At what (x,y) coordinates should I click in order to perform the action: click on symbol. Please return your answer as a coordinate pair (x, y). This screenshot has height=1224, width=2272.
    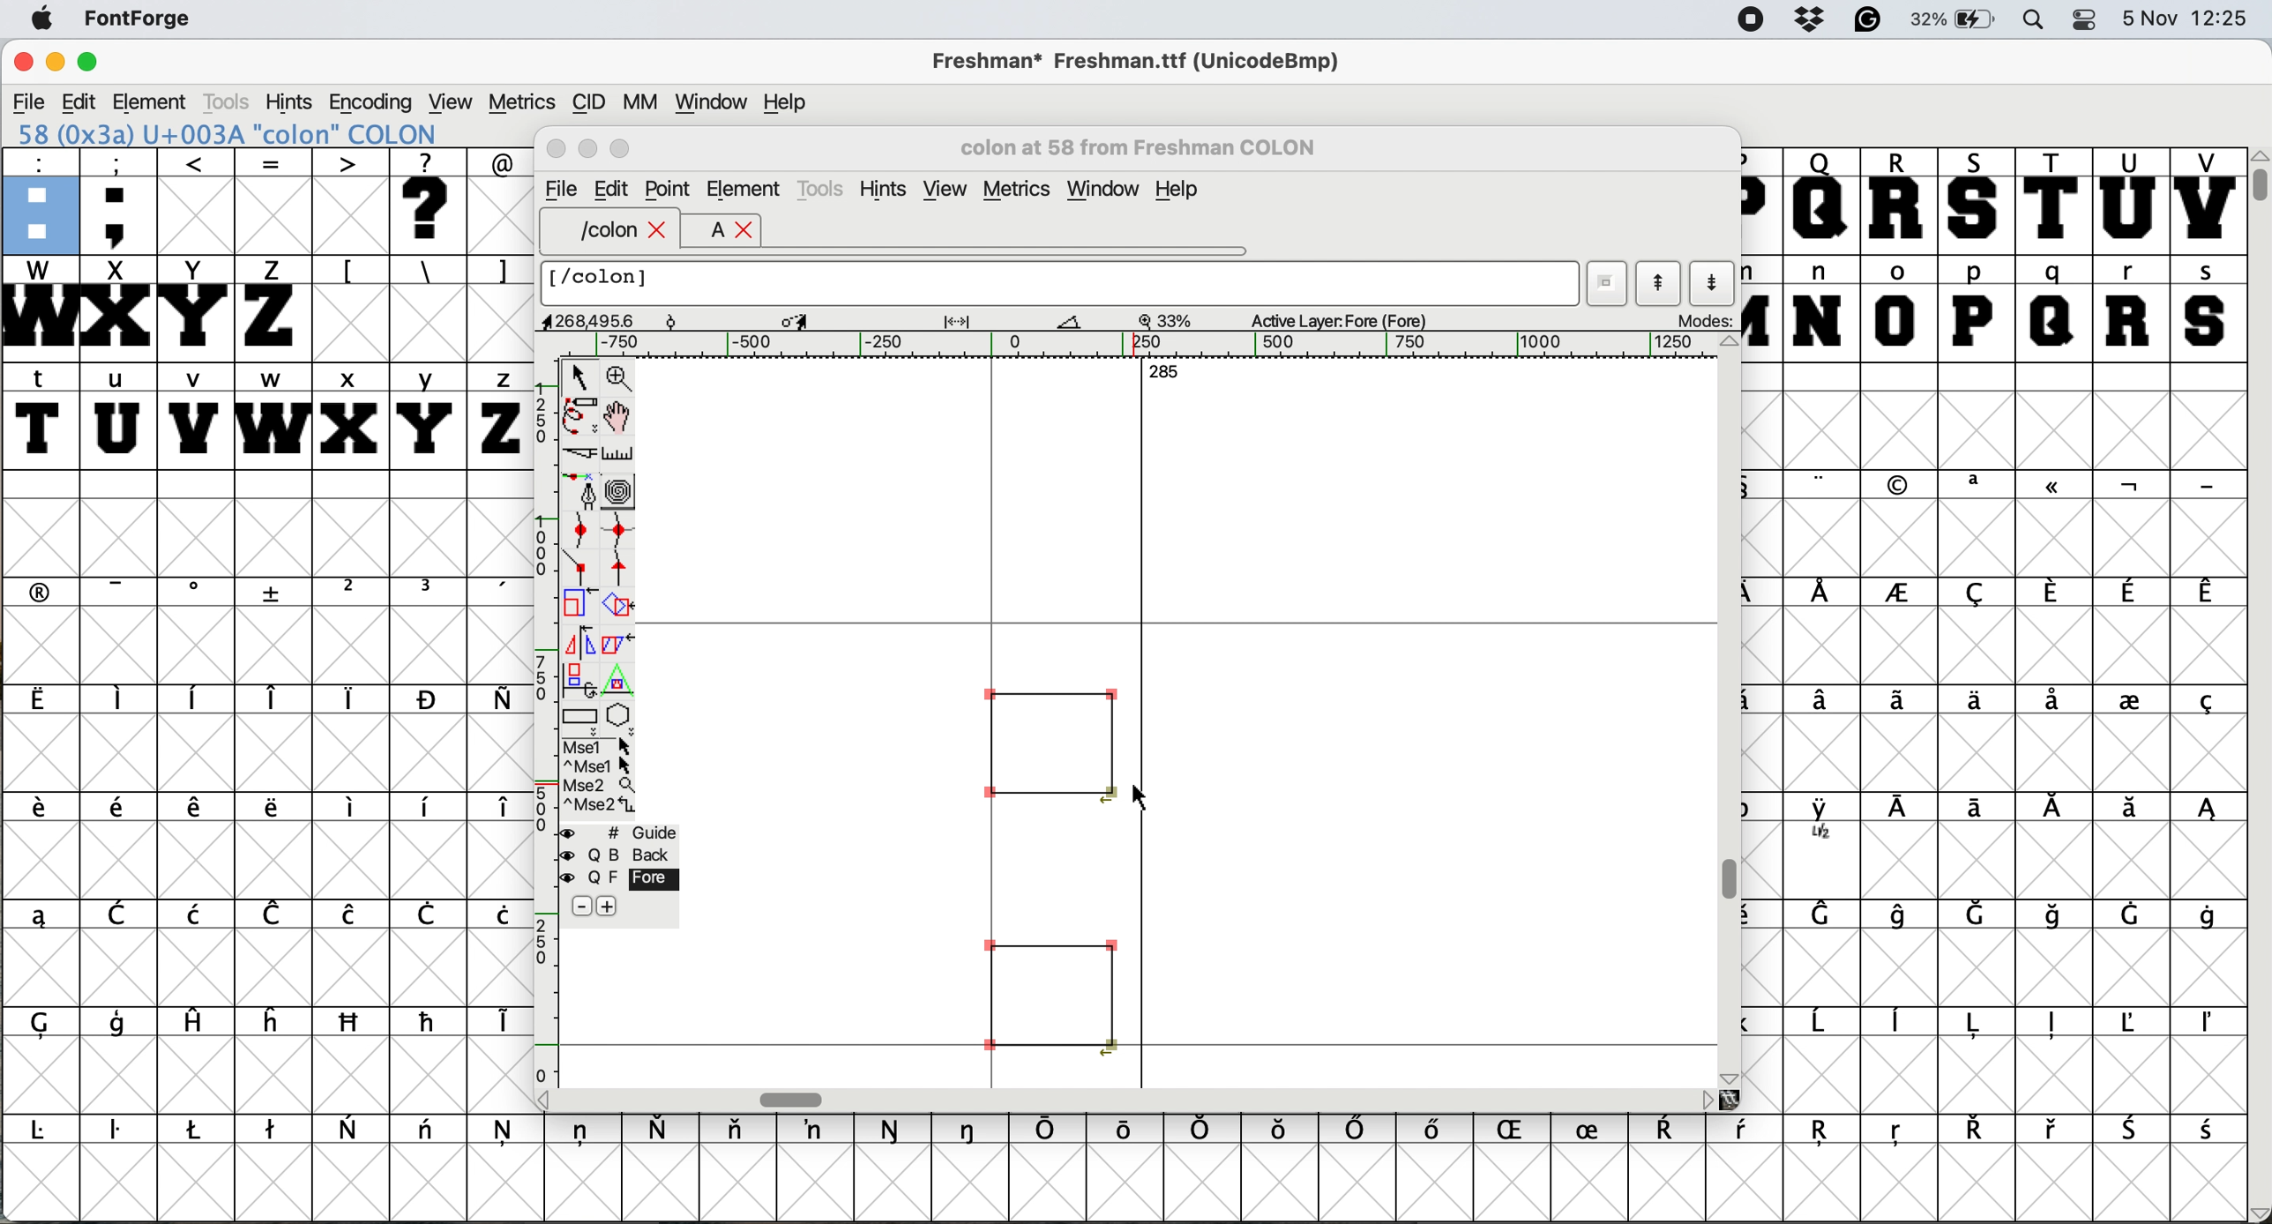
    Looking at the image, I should click on (1282, 1132).